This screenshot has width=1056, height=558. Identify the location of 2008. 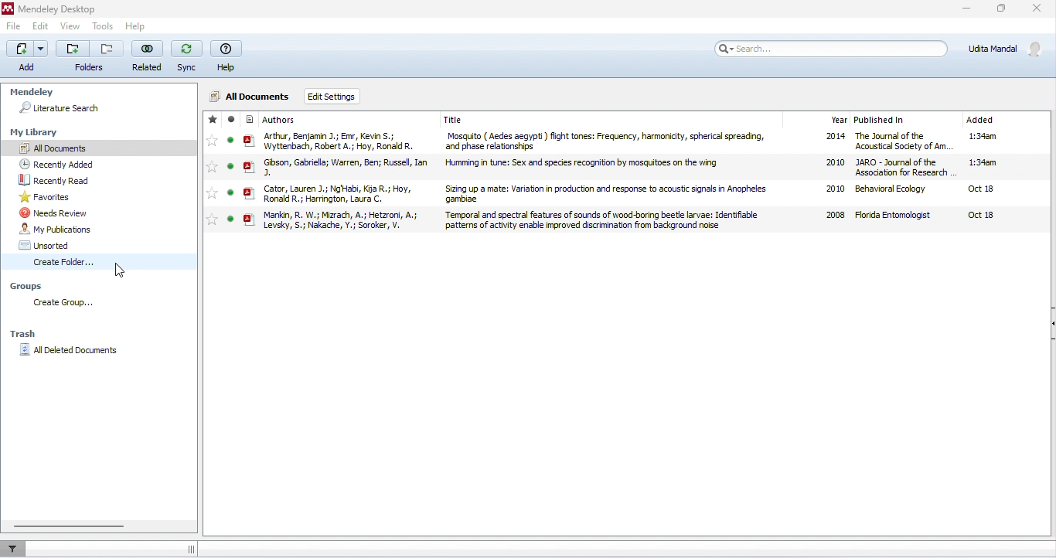
(836, 215).